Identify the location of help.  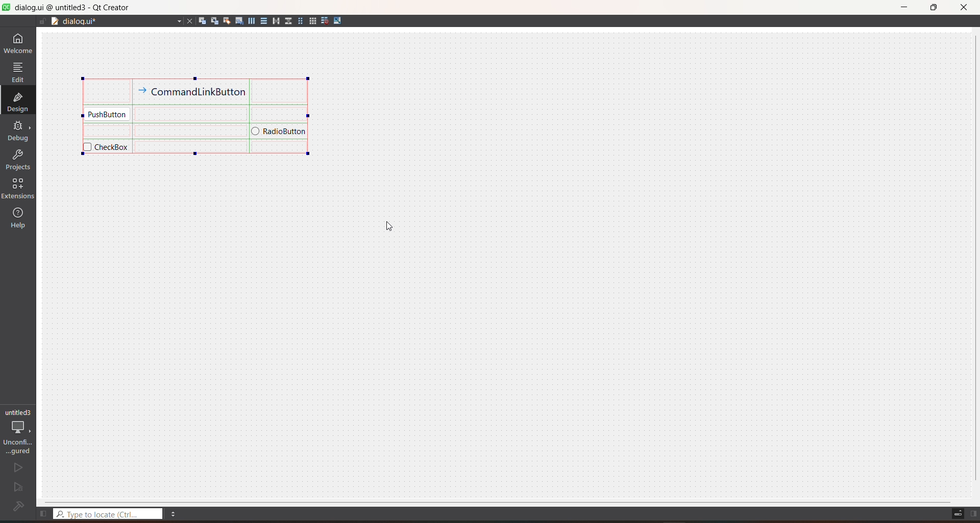
(18, 218).